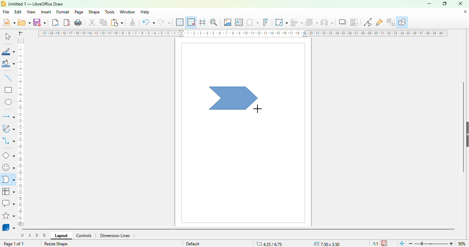  I want to click on crop image, so click(354, 22).